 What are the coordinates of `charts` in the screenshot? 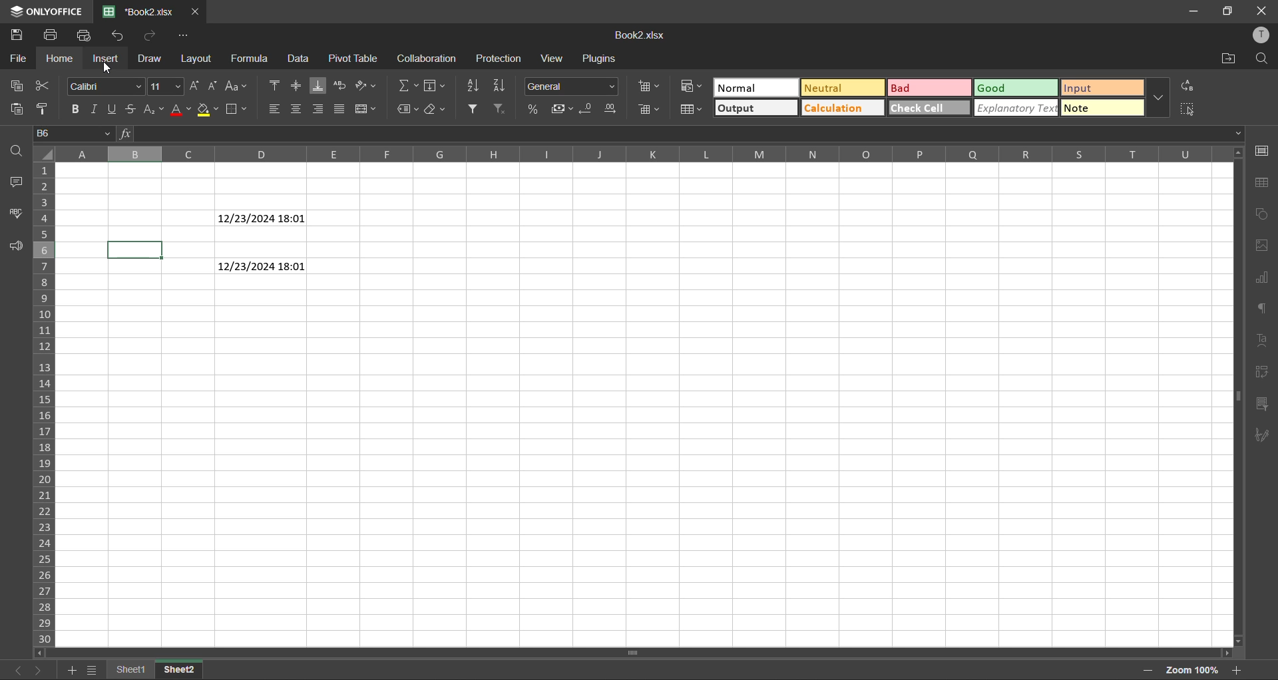 It's located at (1263, 281).